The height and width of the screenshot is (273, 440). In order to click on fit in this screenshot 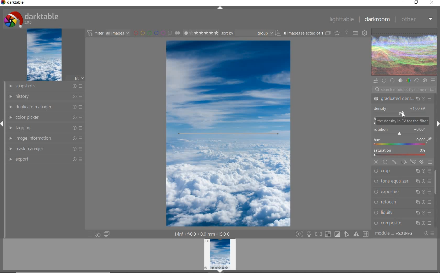, I will do `click(76, 78)`.